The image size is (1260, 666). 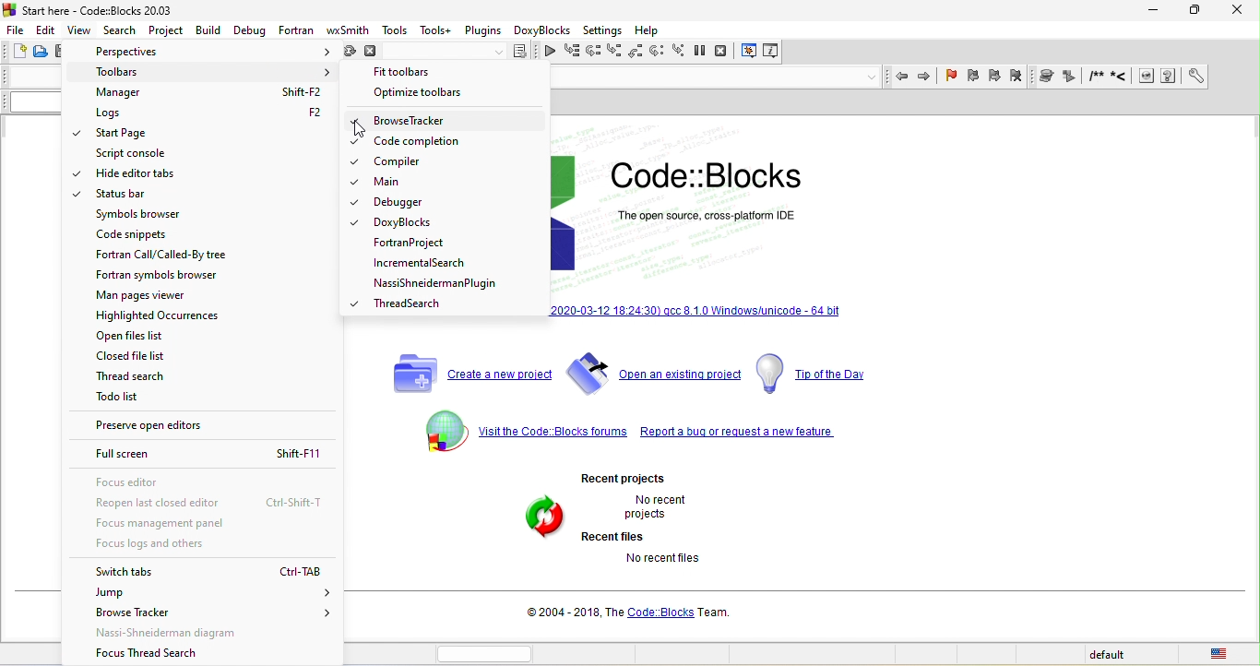 What do you see at coordinates (187, 546) in the screenshot?
I see `focus logs and others` at bounding box center [187, 546].